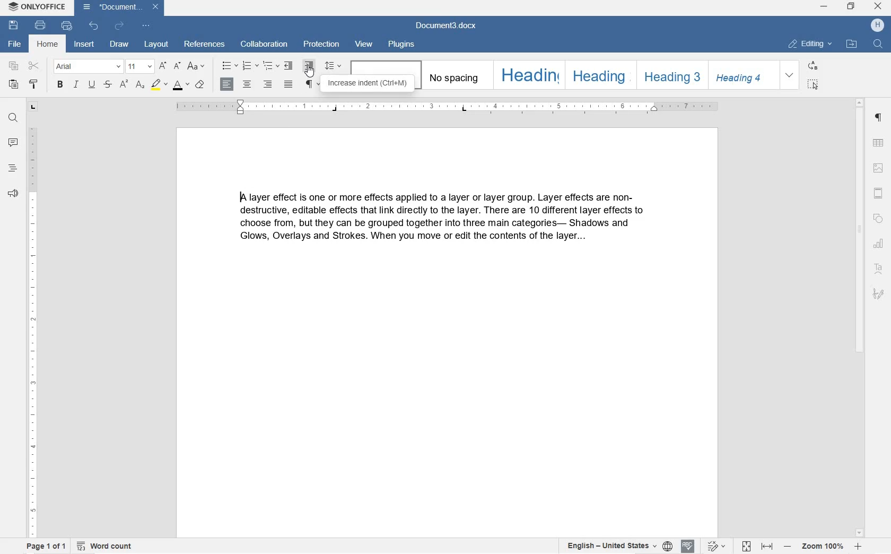 This screenshot has width=891, height=554. I want to click on HEADING 1, so click(528, 74).